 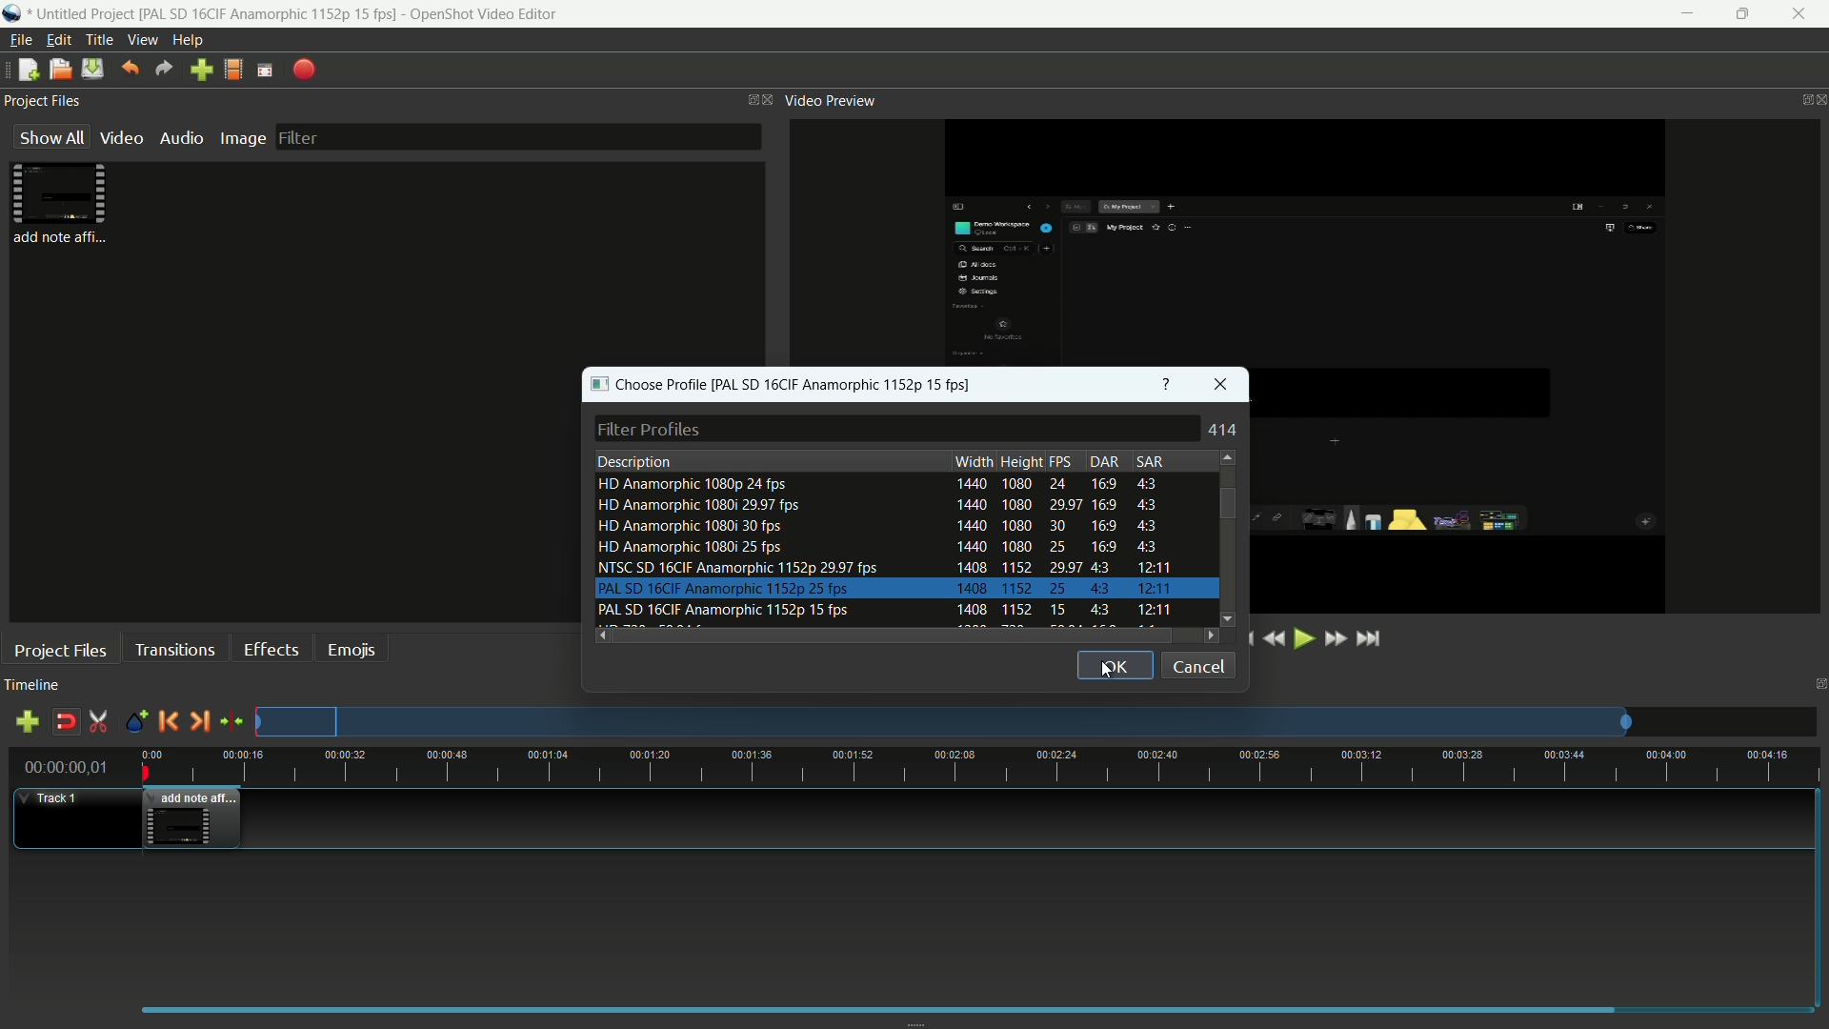 What do you see at coordinates (180, 136) in the screenshot?
I see `audio` at bounding box center [180, 136].